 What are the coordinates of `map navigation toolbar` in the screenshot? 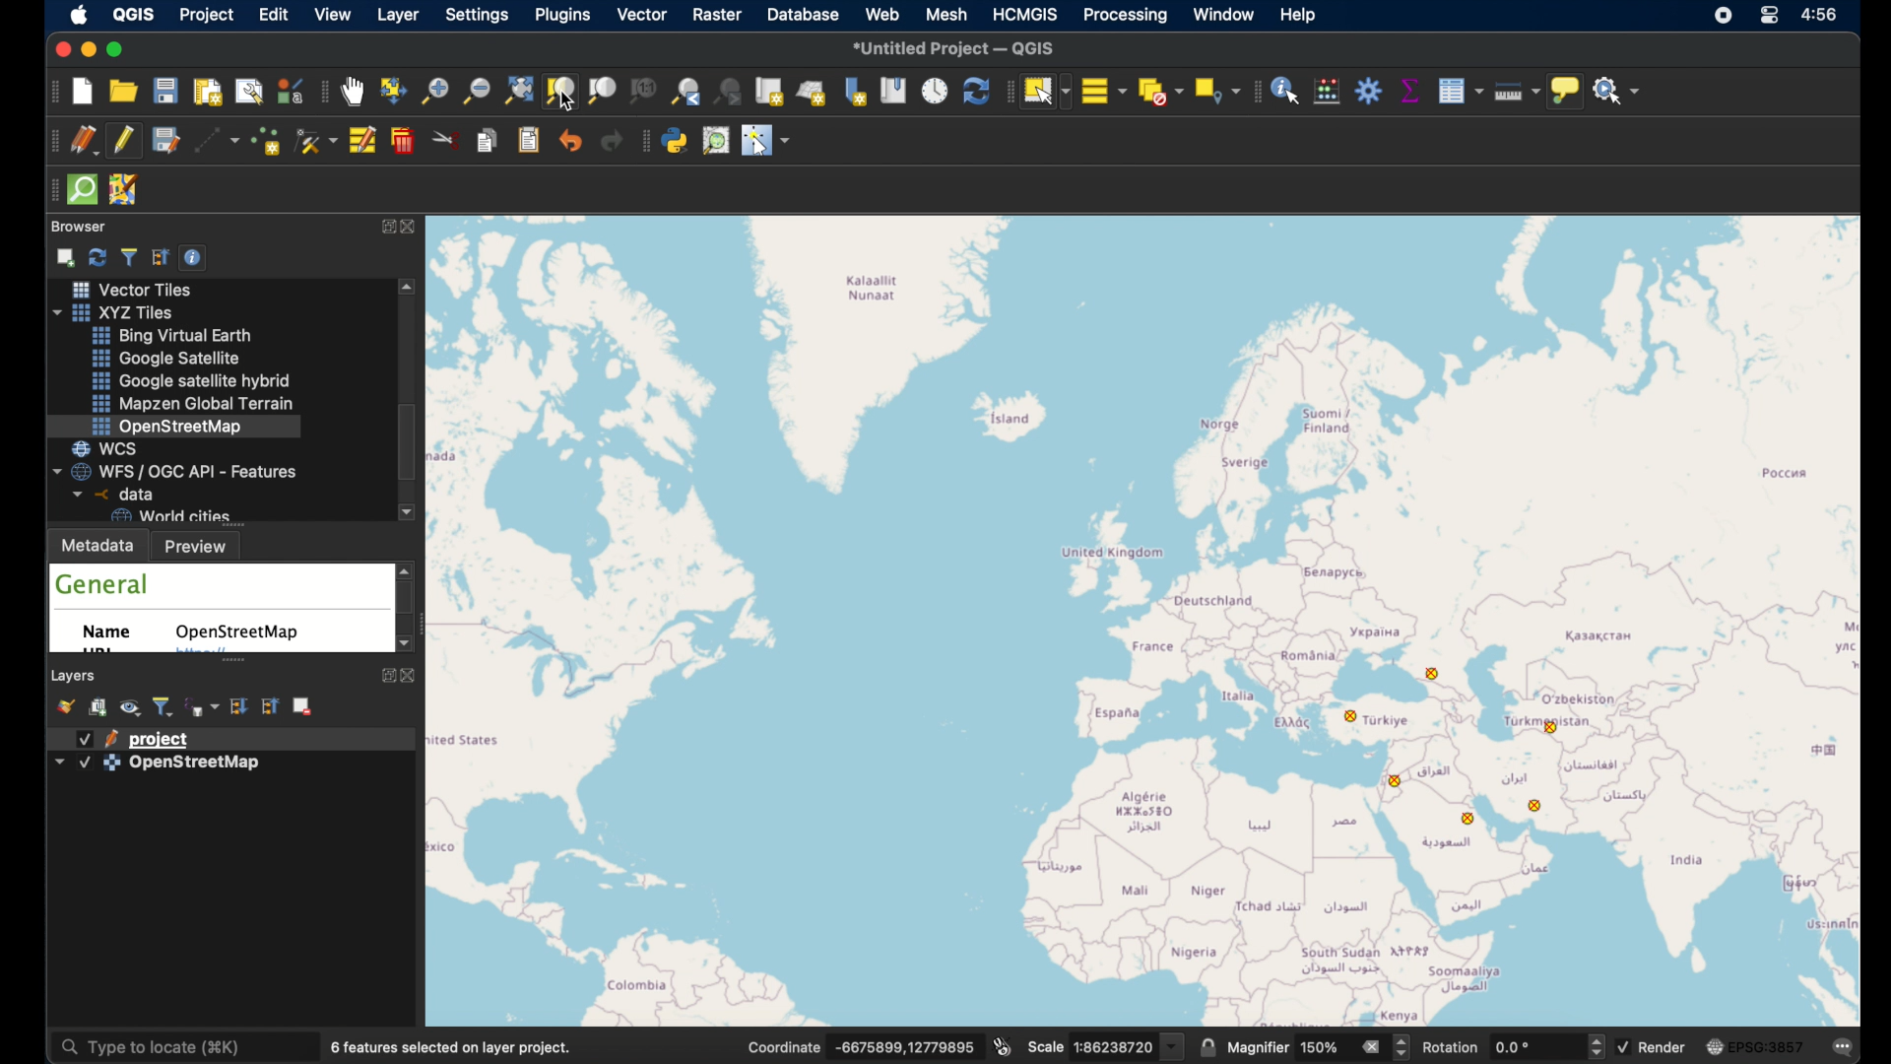 It's located at (323, 94).